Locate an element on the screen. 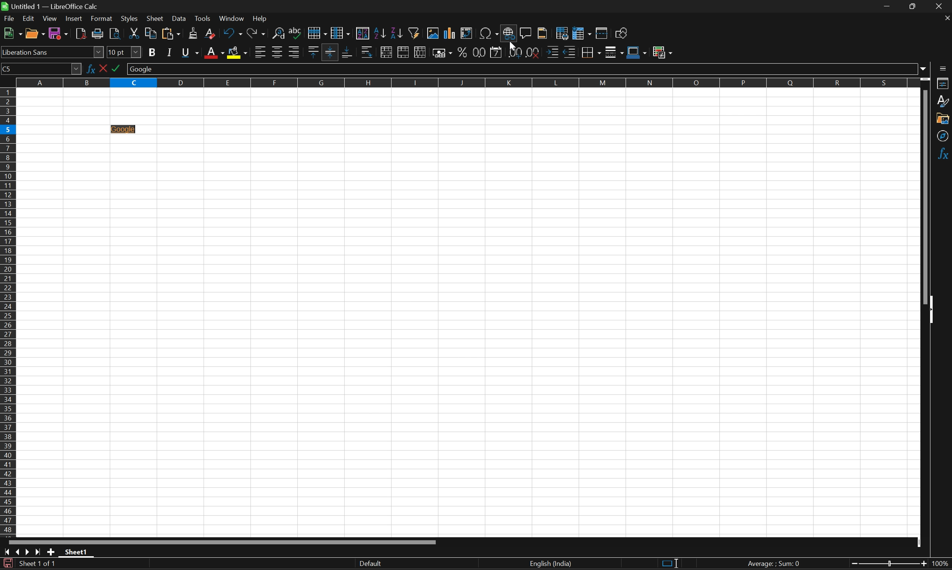 The height and width of the screenshot is (570, 952). Insert special characters is located at coordinates (489, 34).